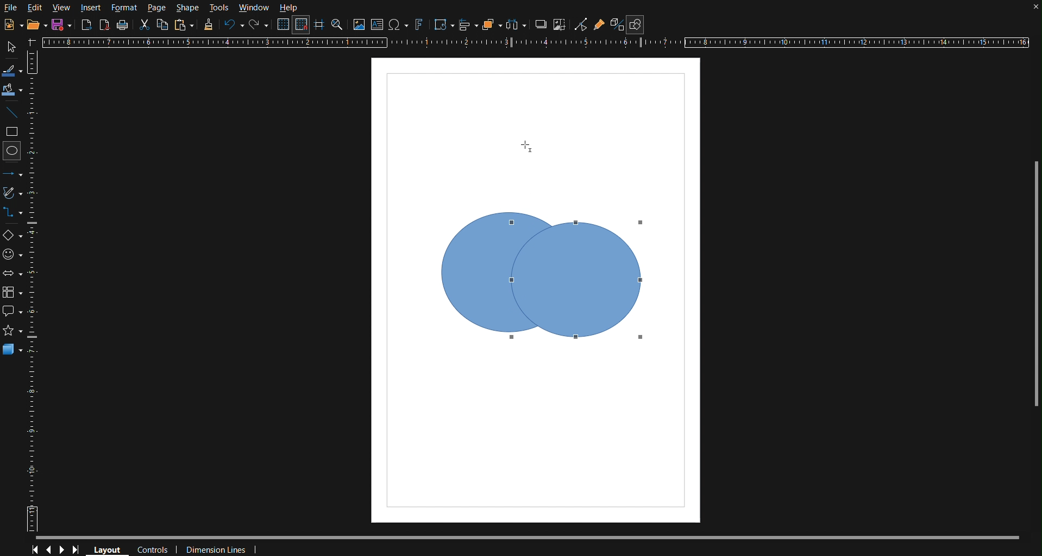 Image resolution: width=1042 pixels, height=556 pixels. I want to click on Scrollbar, so click(536, 534).